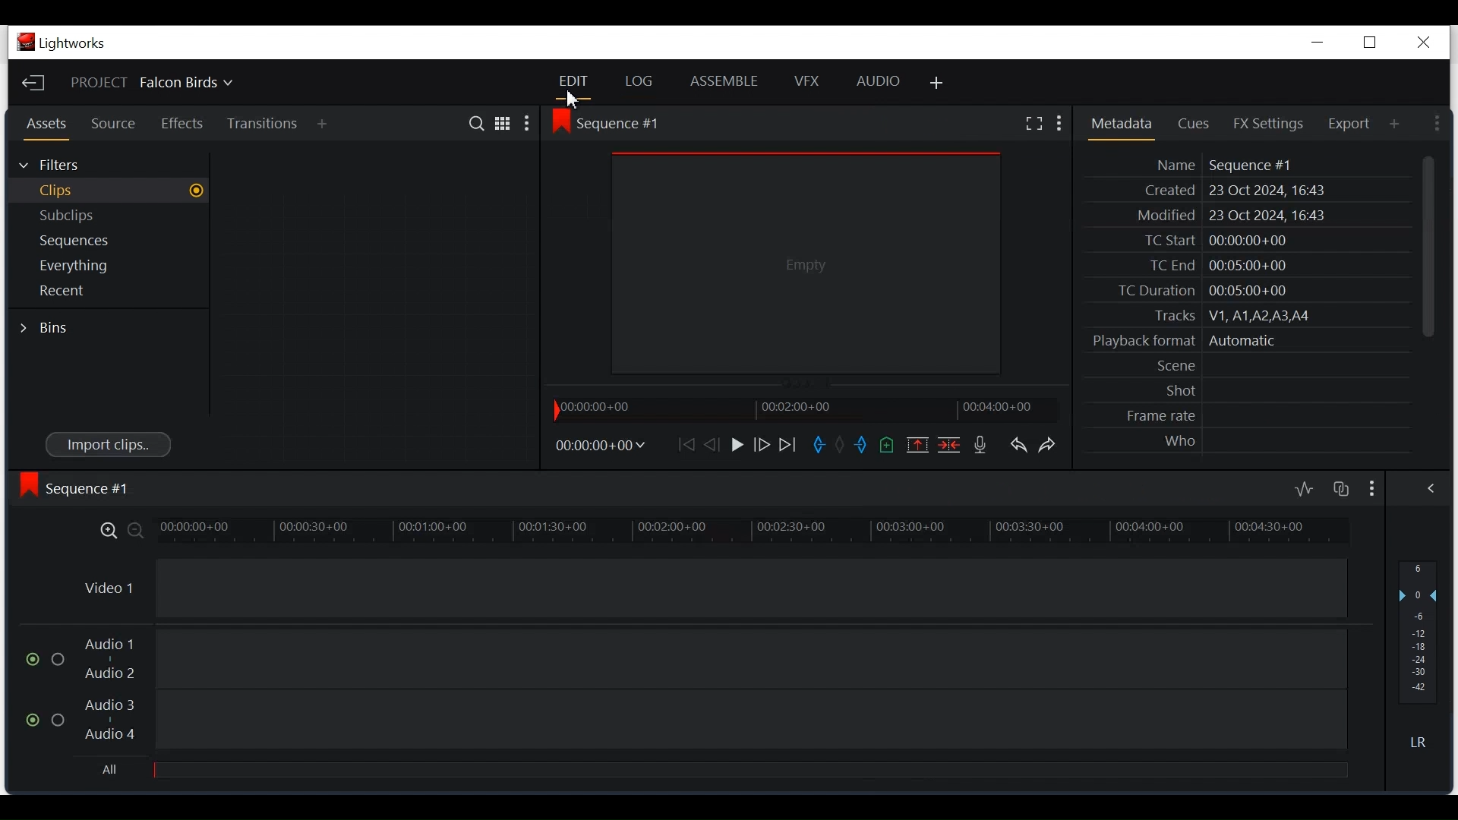 The width and height of the screenshot is (1458, 820). Describe the element at coordinates (726, 80) in the screenshot. I see `Assemble` at that location.